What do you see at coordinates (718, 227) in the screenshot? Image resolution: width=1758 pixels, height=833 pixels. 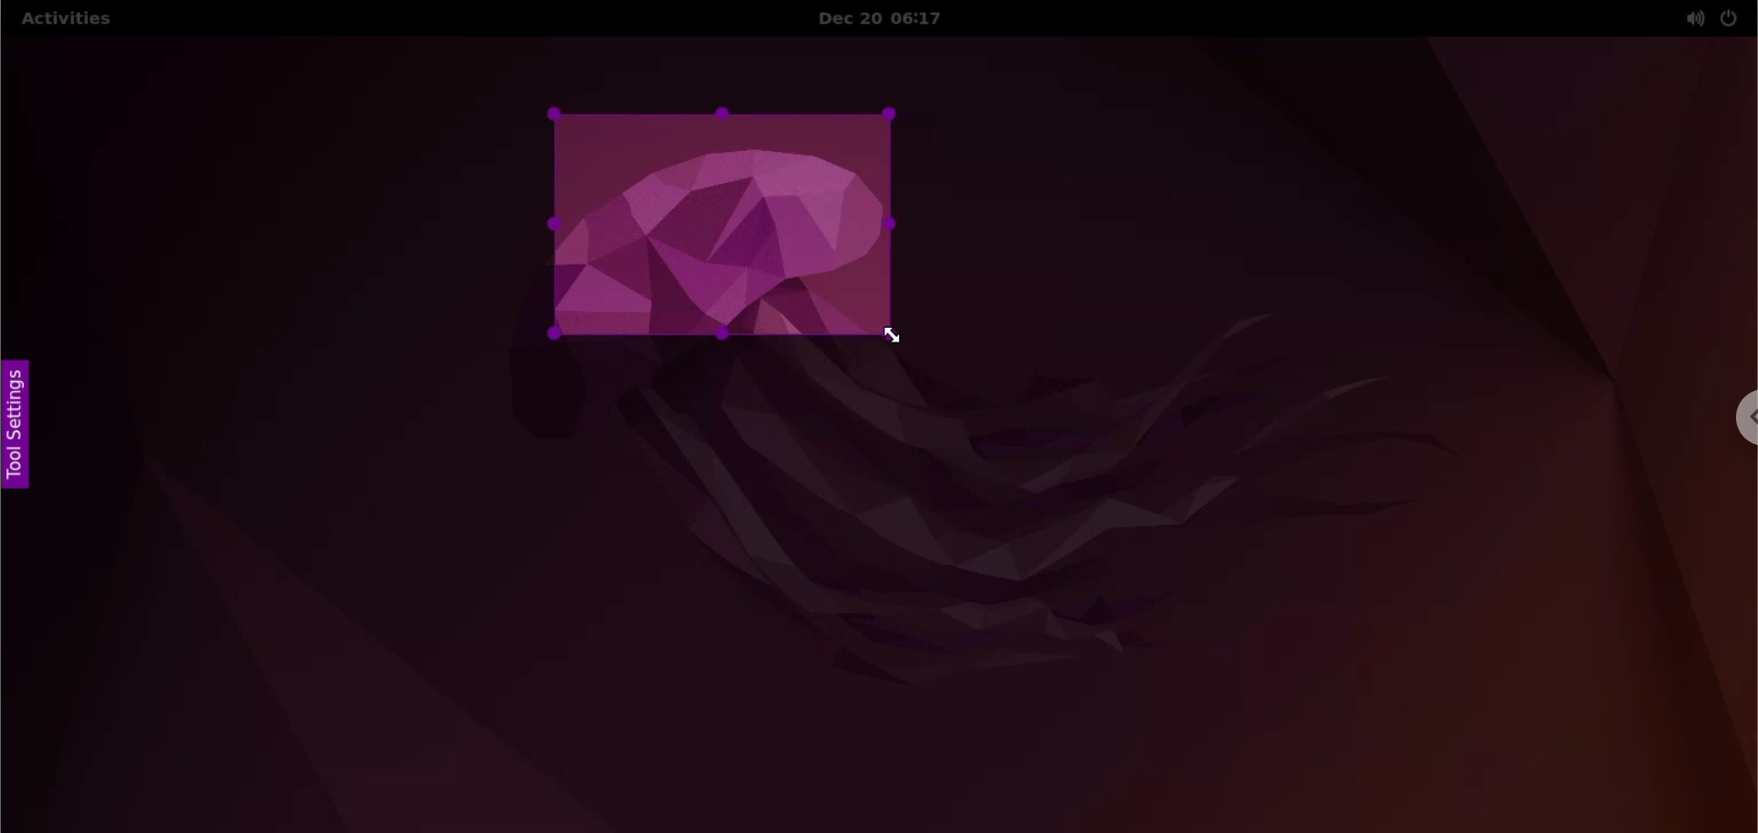 I see `select capture area` at bounding box center [718, 227].